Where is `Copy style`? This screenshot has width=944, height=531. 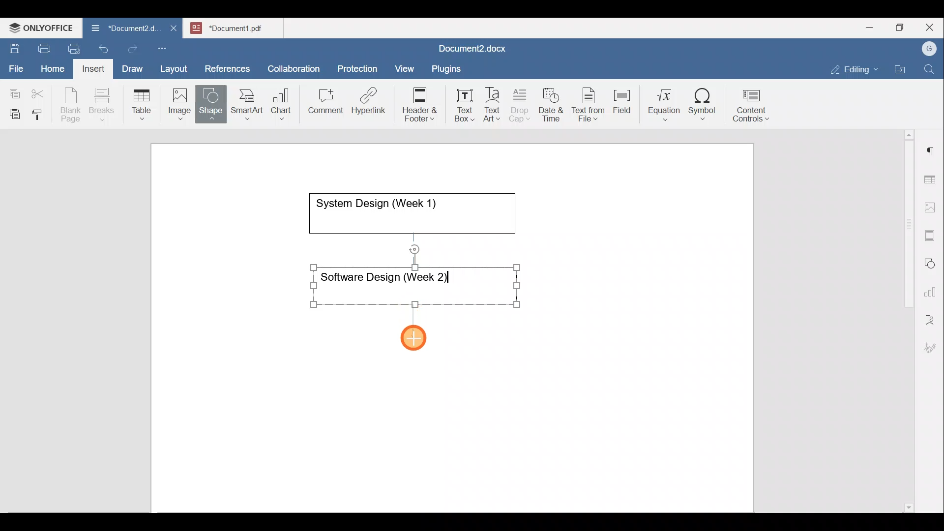
Copy style is located at coordinates (41, 112).